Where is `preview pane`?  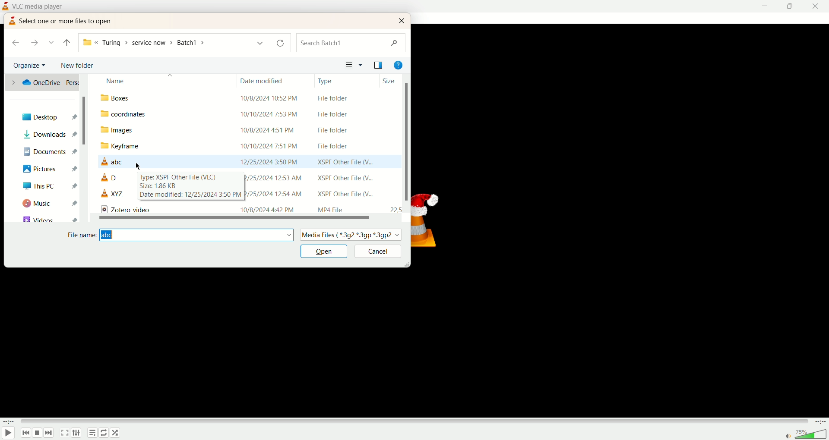 preview pane is located at coordinates (380, 66).